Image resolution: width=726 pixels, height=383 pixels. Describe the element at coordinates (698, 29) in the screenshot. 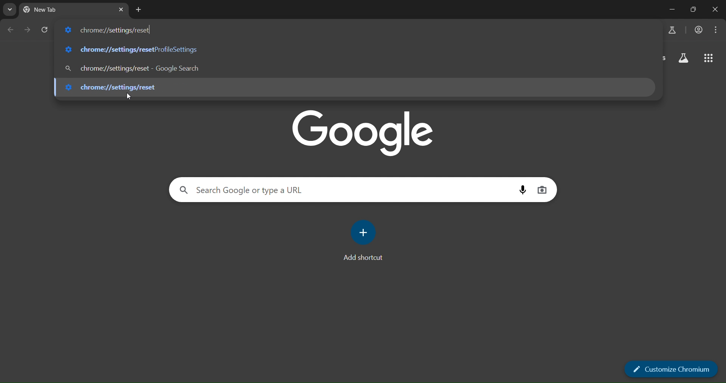

I see `accounts` at that location.